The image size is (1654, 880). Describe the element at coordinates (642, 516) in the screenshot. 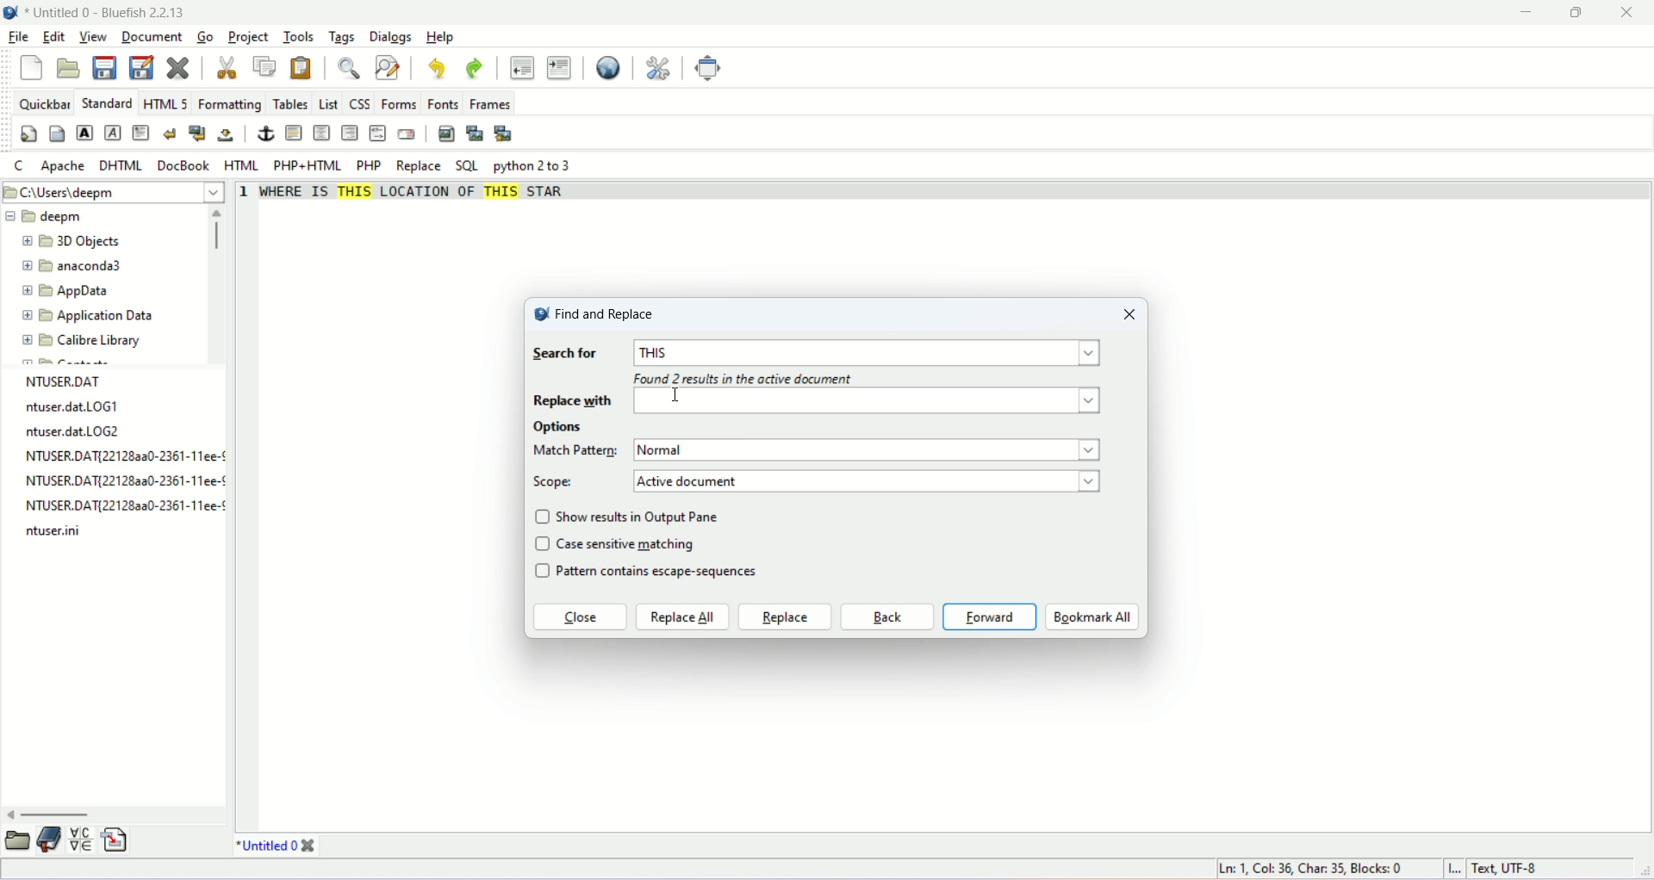

I see `show results in Output pane` at that location.